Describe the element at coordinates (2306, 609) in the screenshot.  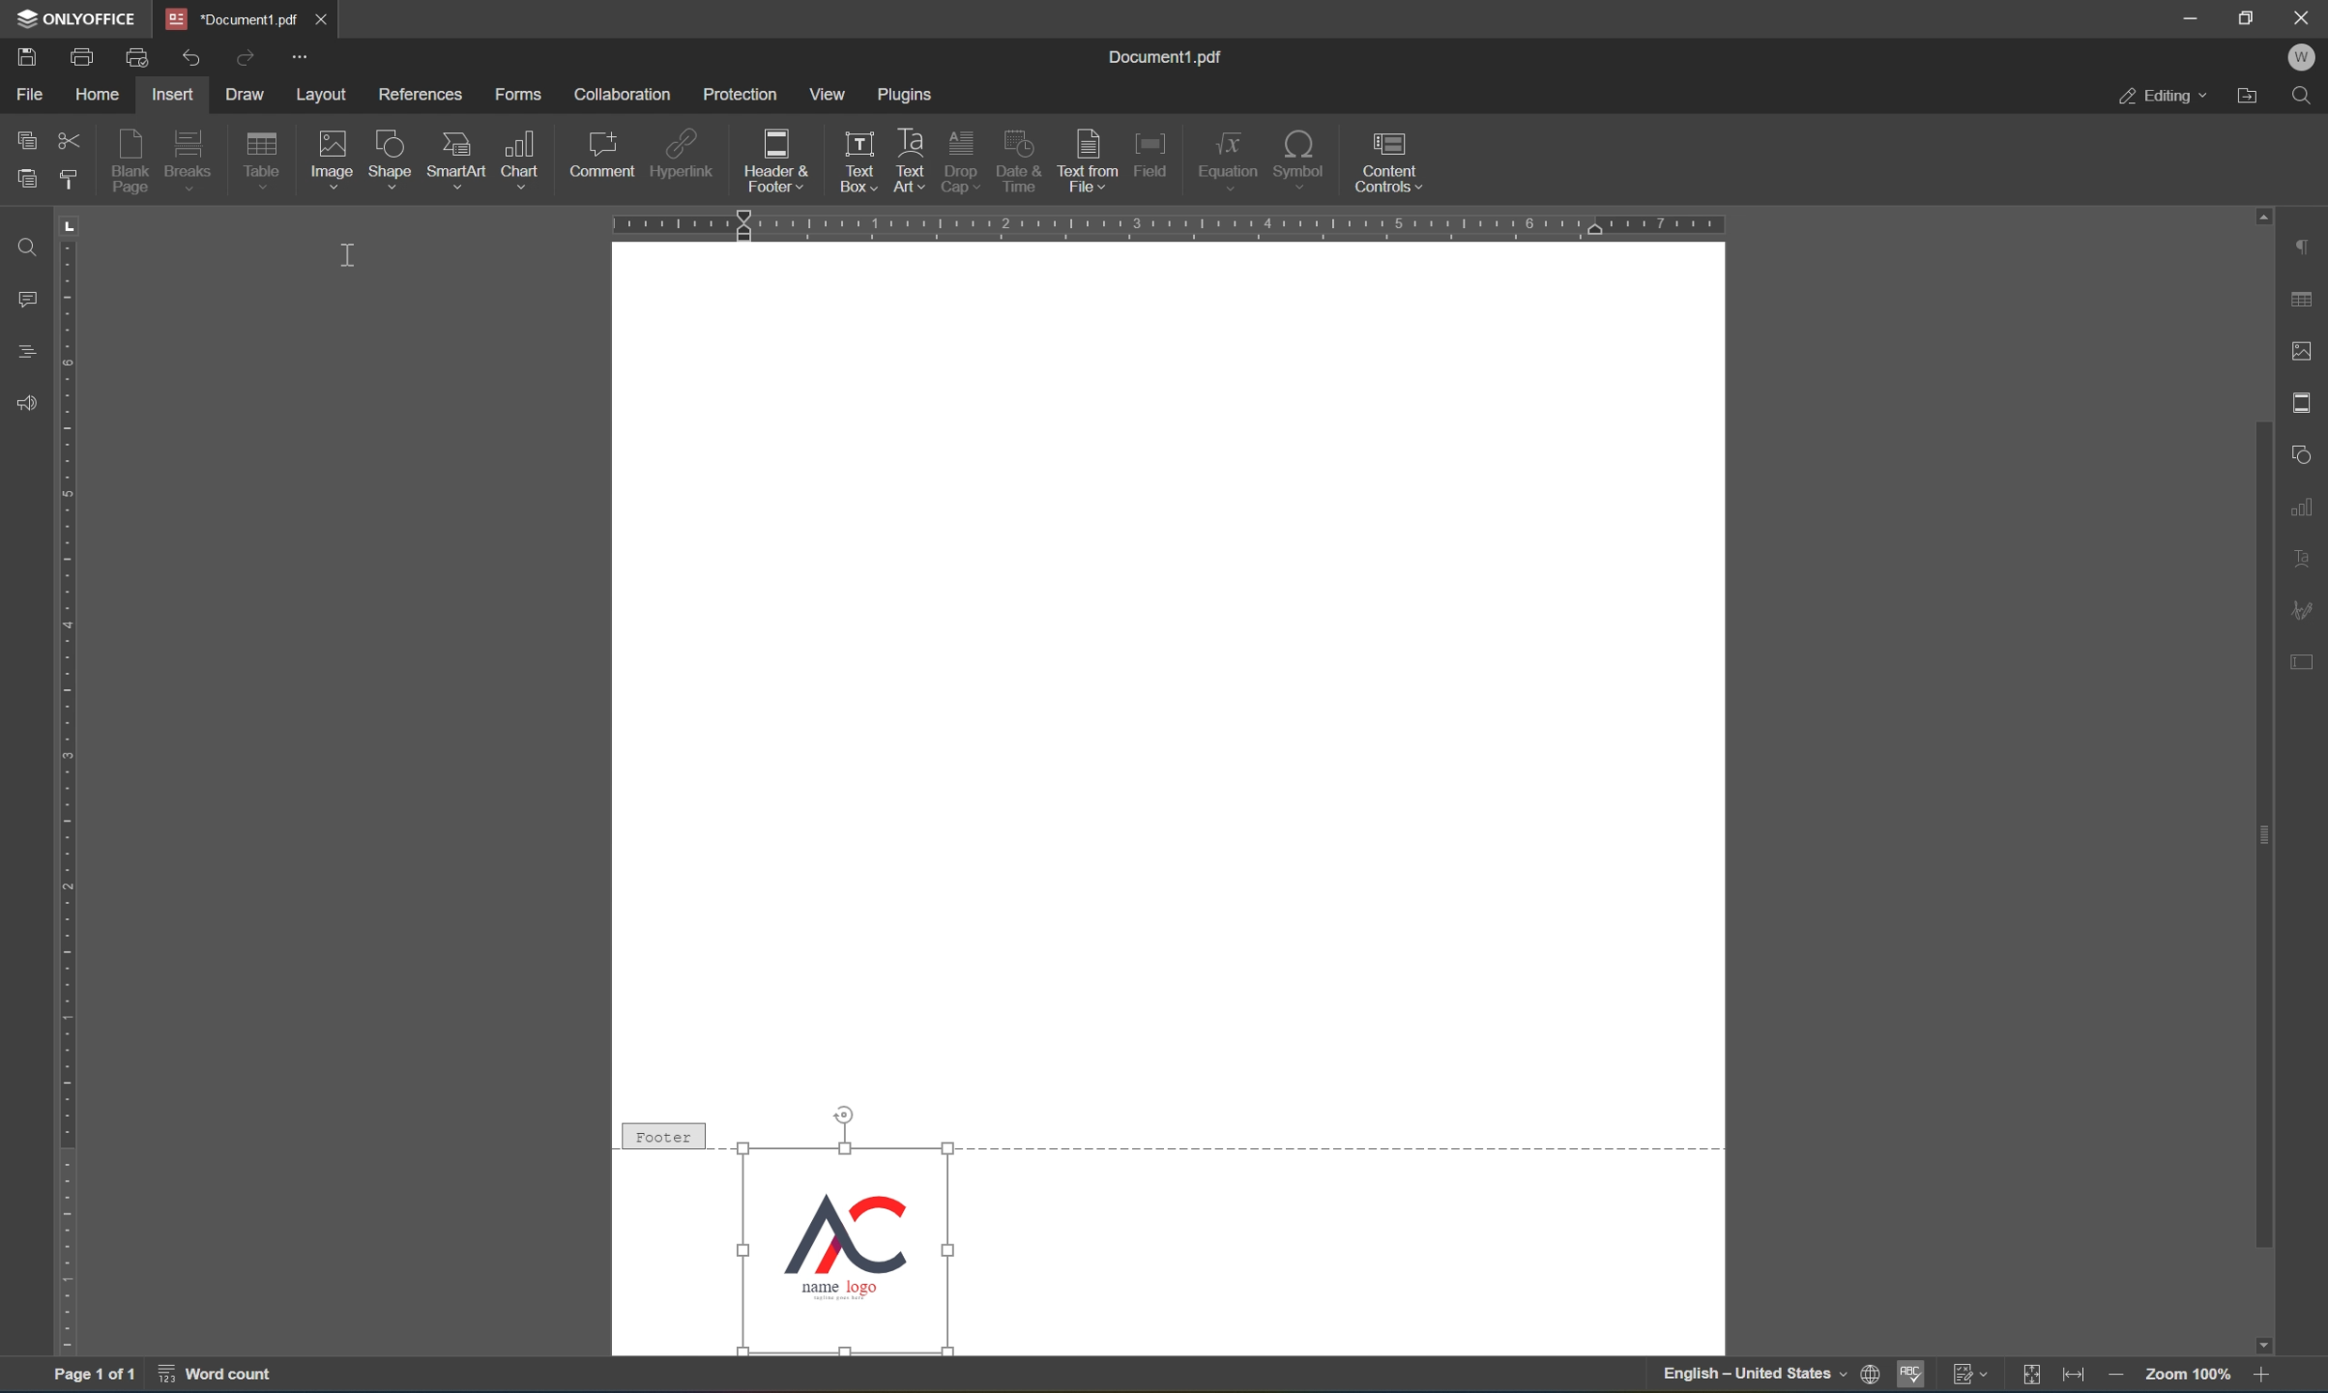
I see `signature settings` at that location.